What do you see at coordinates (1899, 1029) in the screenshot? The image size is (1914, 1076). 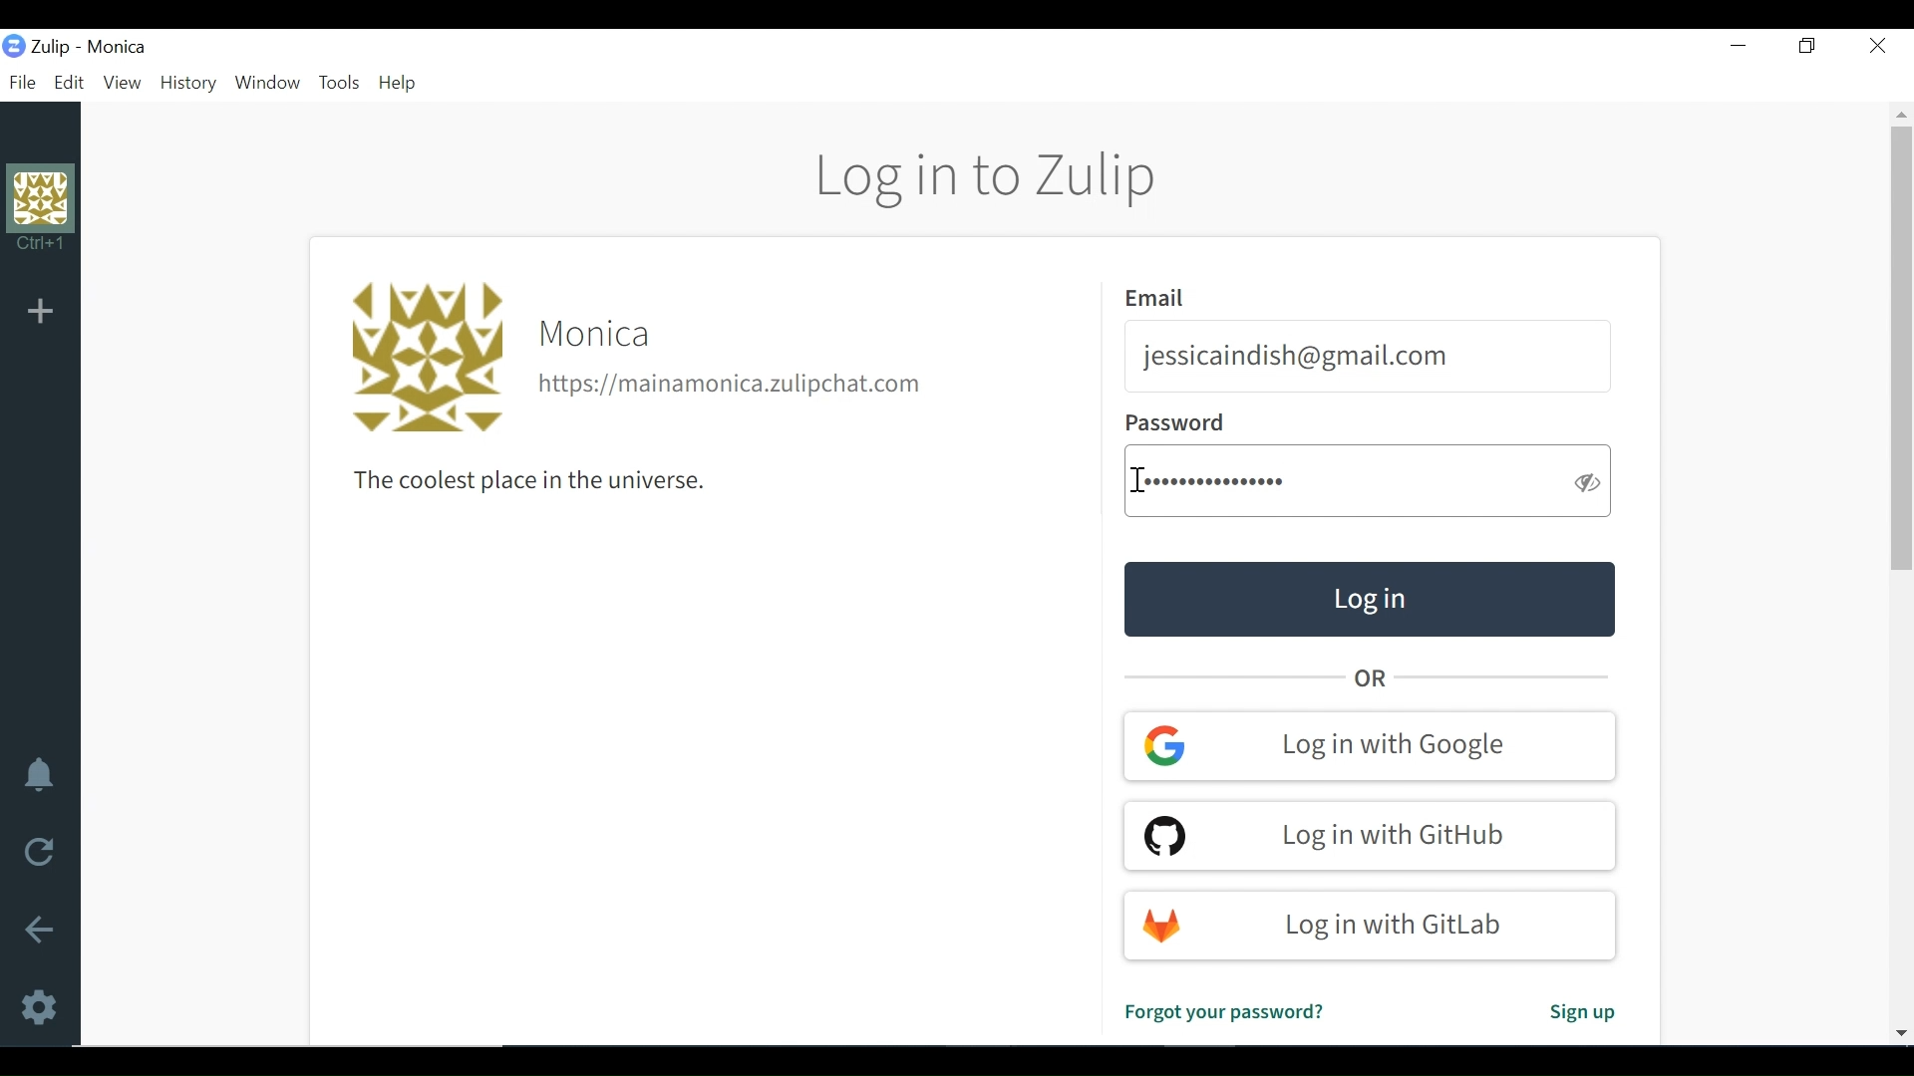 I see `Scroll down` at bounding box center [1899, 1029].